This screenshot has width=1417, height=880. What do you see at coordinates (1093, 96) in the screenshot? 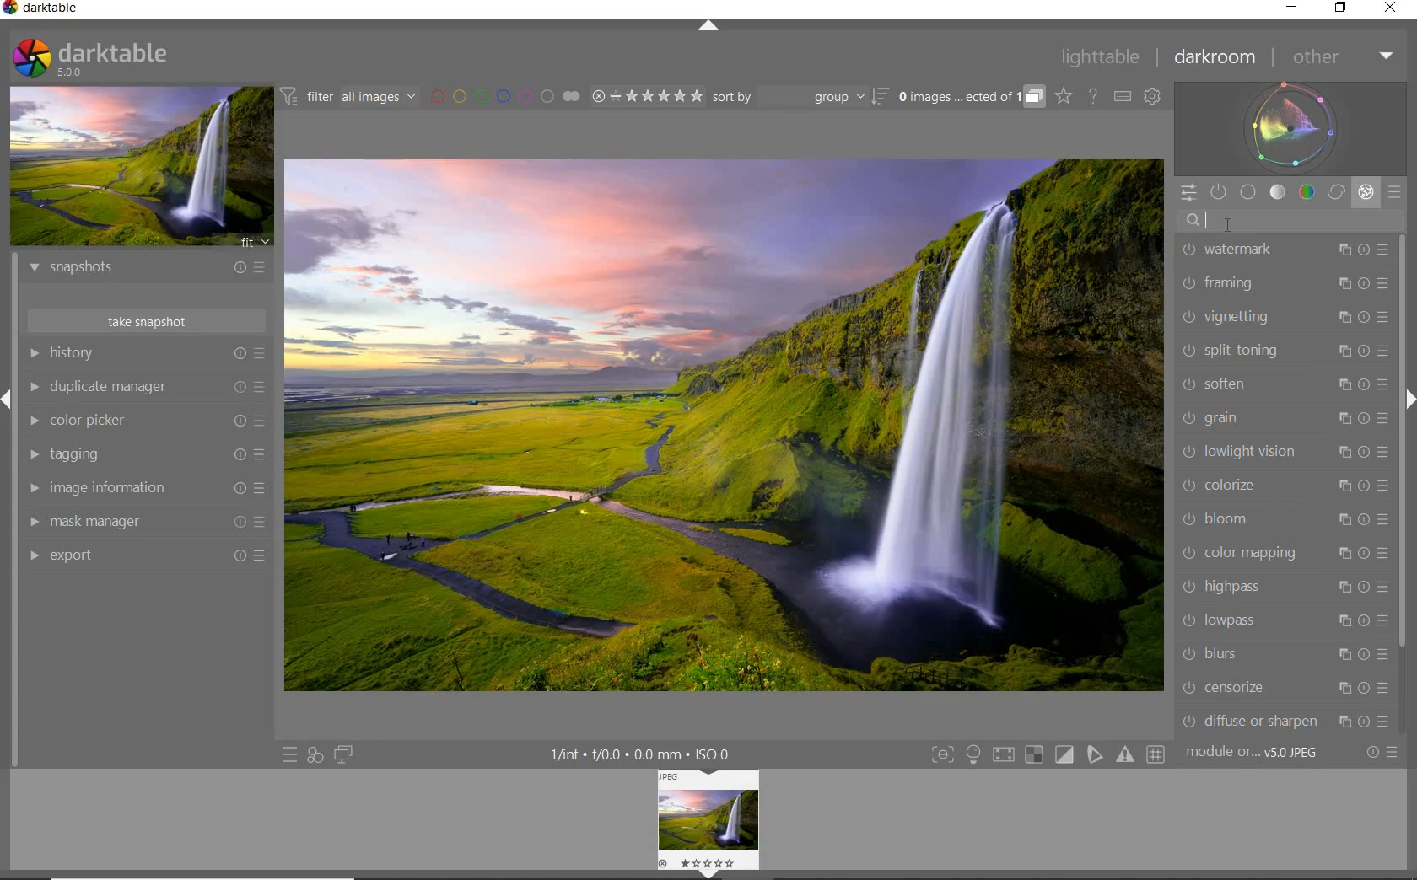
I see `HELP ONLINE` at bounding box center [1093, 96].